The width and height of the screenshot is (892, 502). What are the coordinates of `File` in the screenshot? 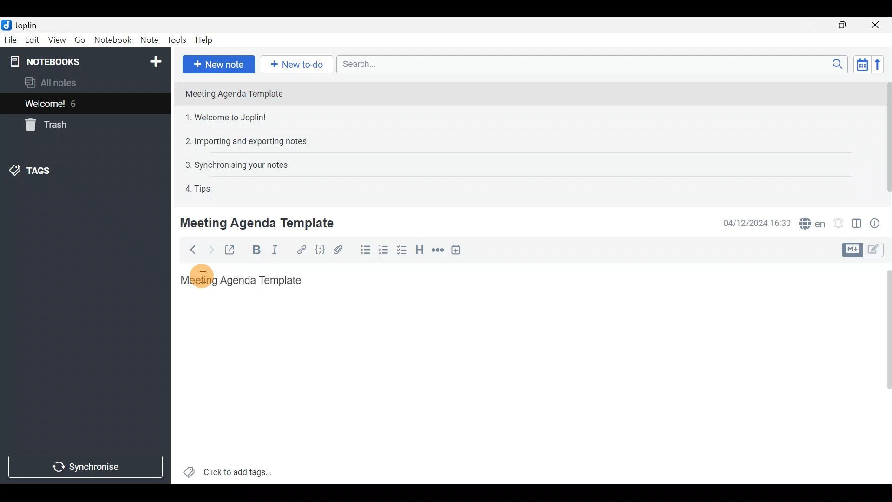 It's located at (10, 39).